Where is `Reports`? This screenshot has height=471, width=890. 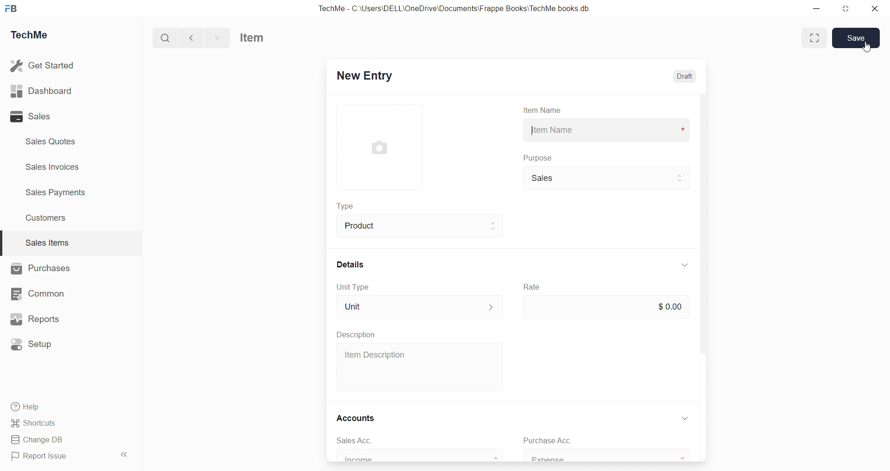
Reports is located at coordinates (36, 319).